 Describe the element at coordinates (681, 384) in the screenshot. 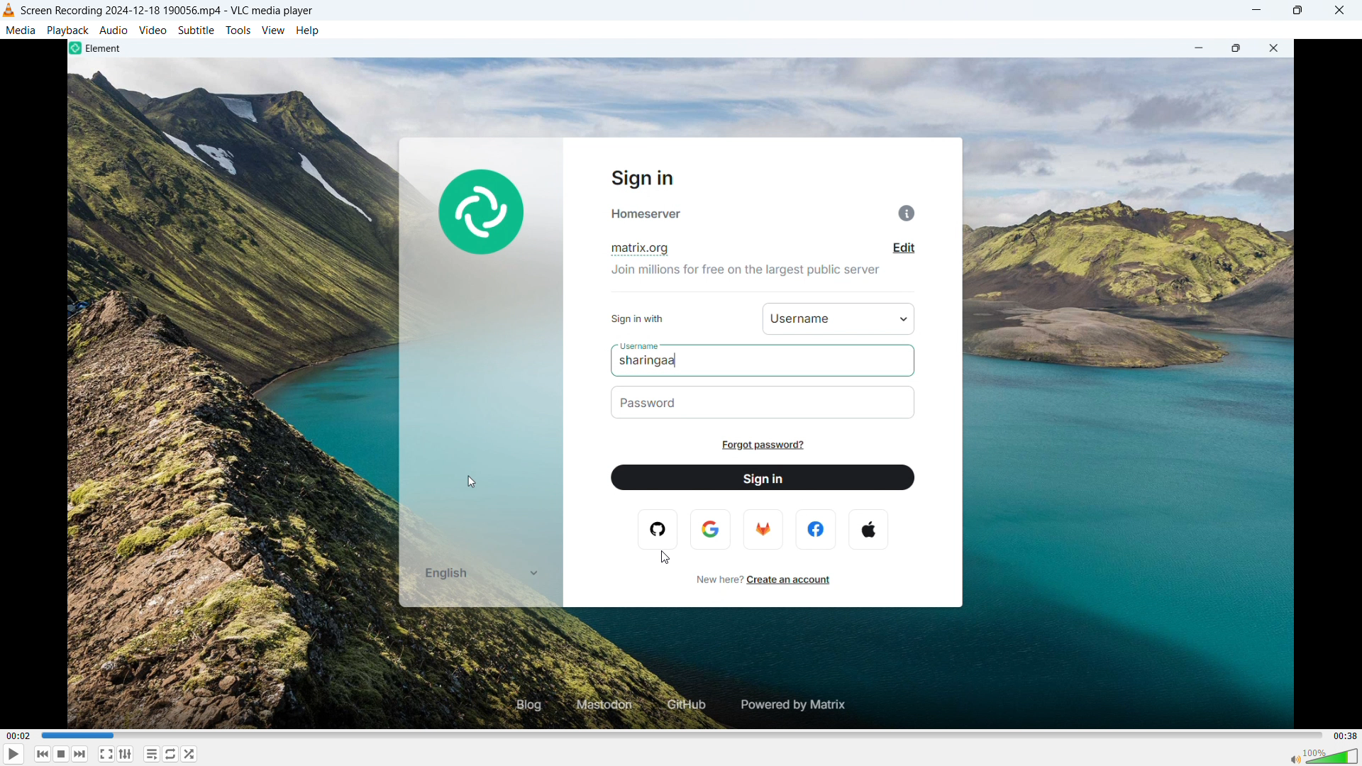

I see `video playback` at that location.